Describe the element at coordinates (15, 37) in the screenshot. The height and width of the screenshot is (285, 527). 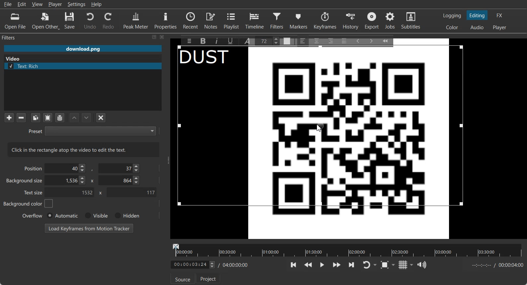
I see `Filters` at that location.